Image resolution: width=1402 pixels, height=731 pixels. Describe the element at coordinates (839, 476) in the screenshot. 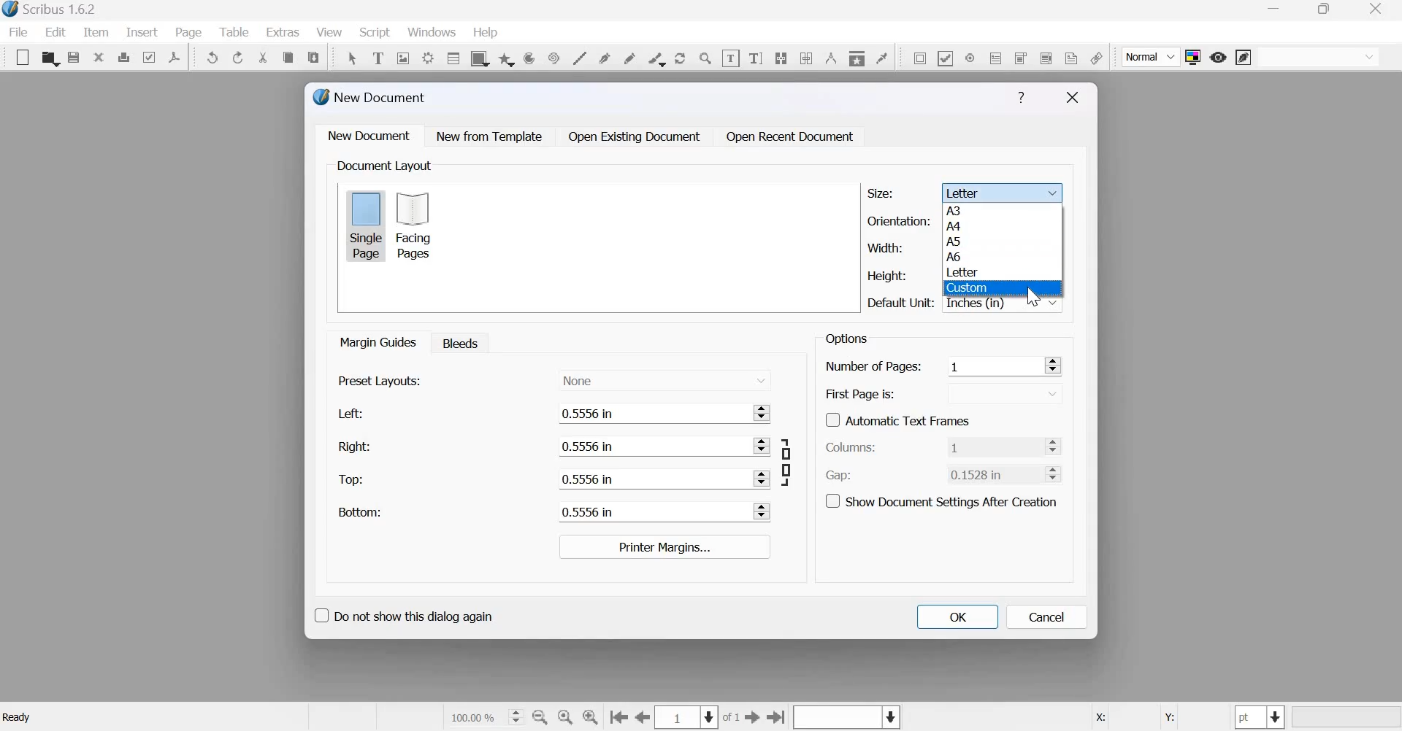

I see `Gap:` at that location.